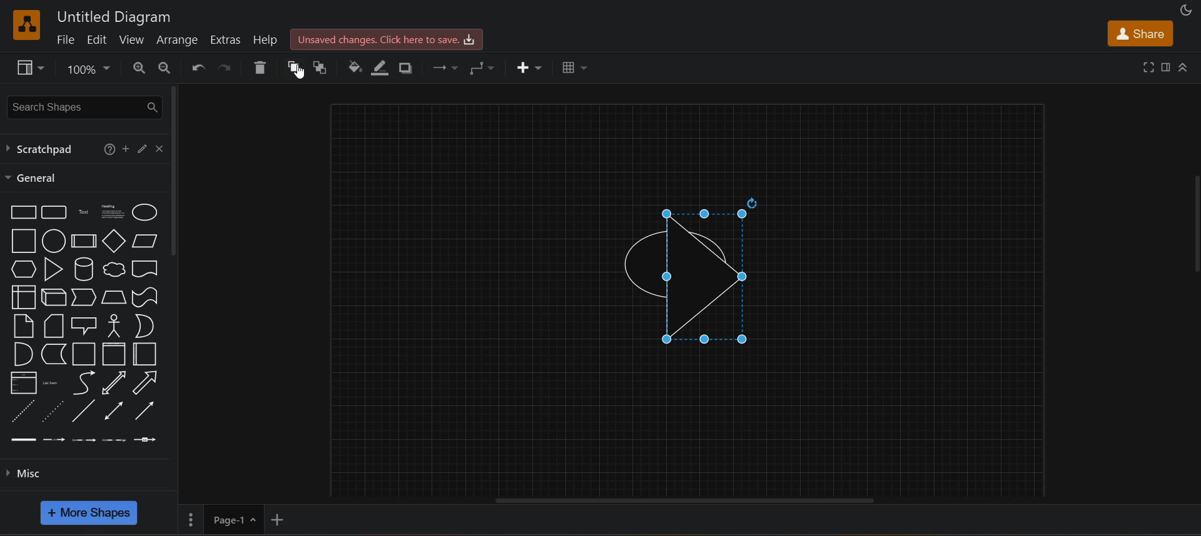  I want to click on tape, so click(145, 297).